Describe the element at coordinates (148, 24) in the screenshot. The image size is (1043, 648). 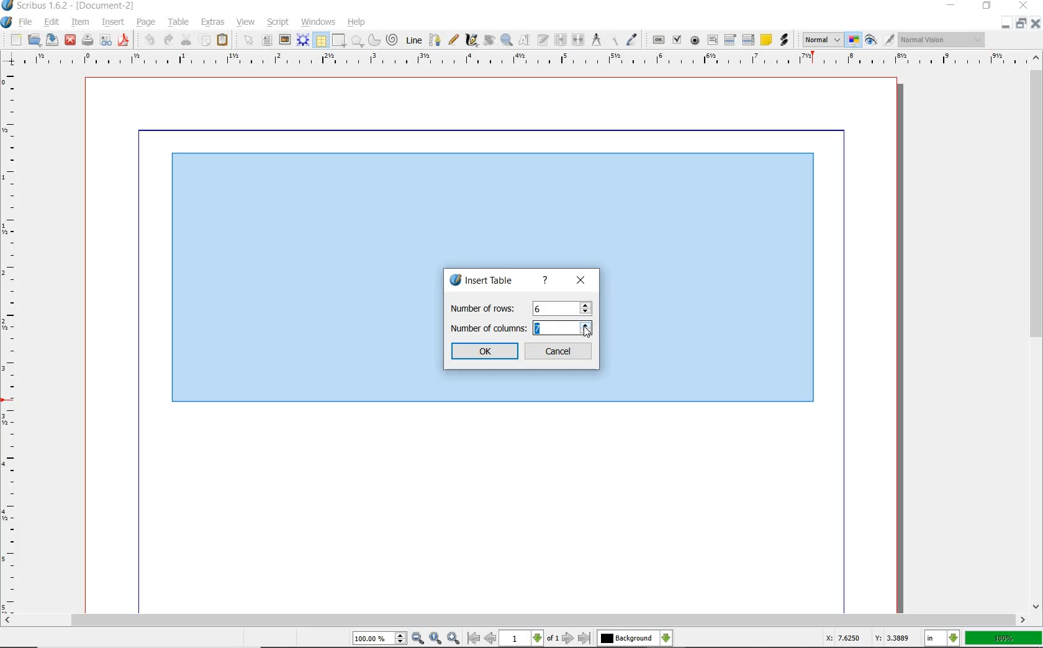
I see `page` at that location.